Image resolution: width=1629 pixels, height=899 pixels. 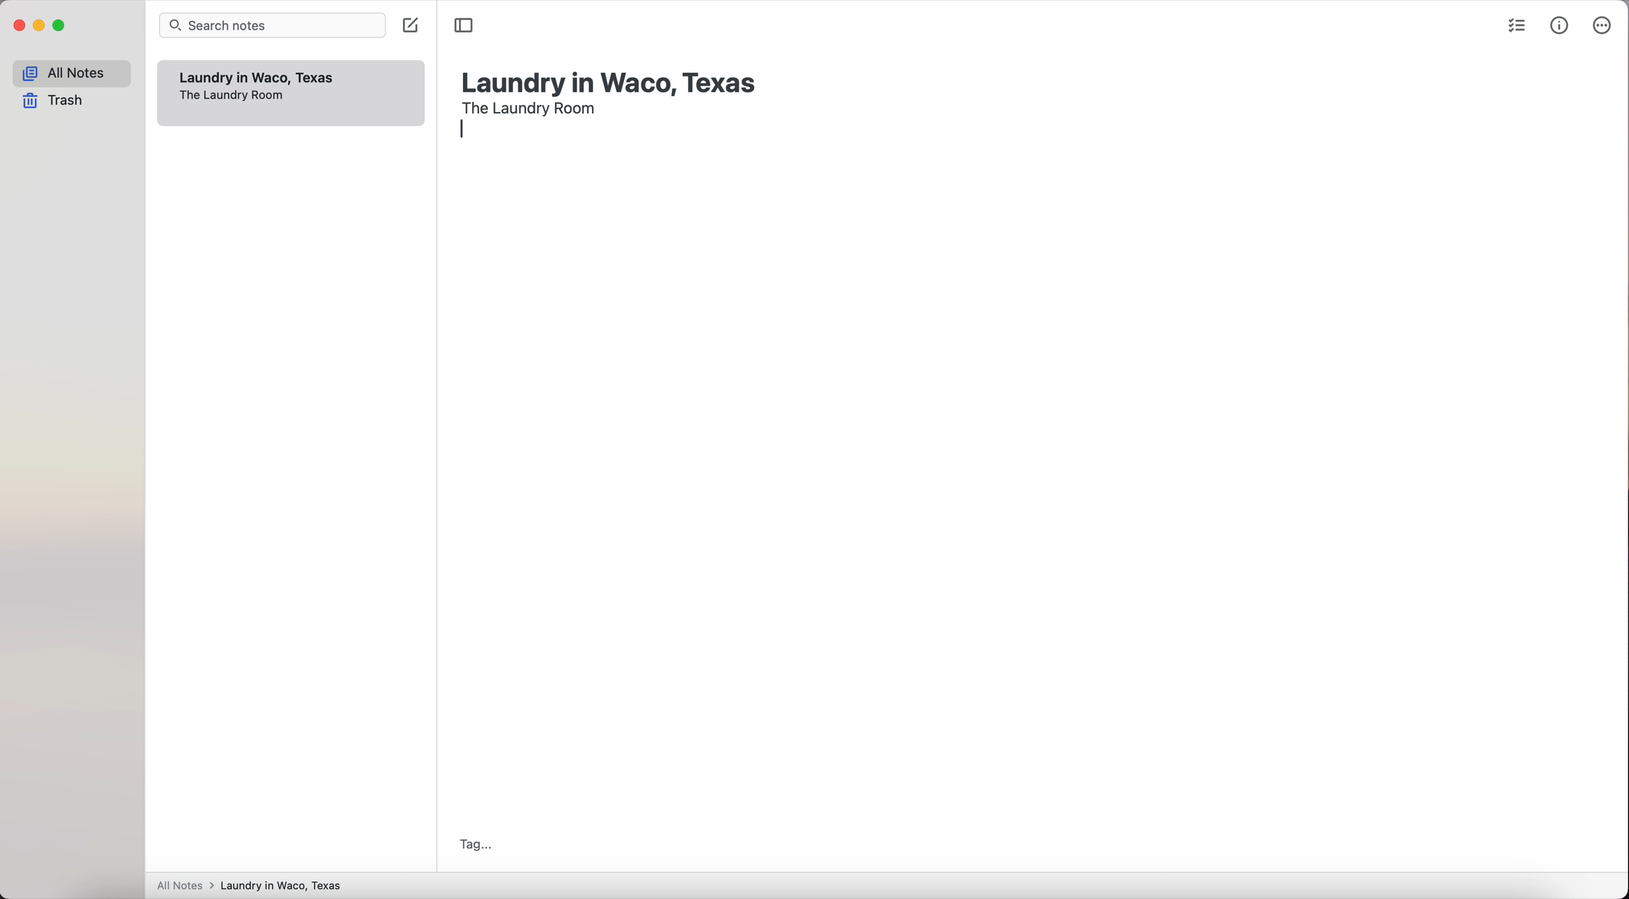 What do you see at coordinates (414, 28) in the screenshot?
I see `click on create note` at bounding box center [414, 28].